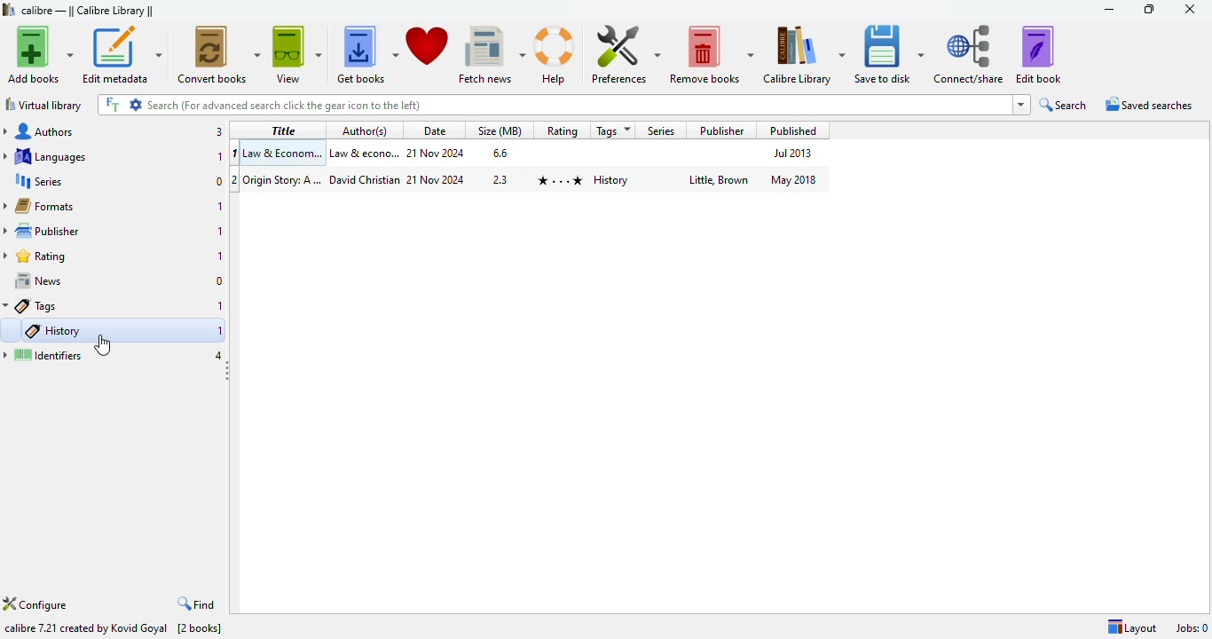 The width and height of the screenshot is (1212, 639). I want to click on 1, so click(218, 157).